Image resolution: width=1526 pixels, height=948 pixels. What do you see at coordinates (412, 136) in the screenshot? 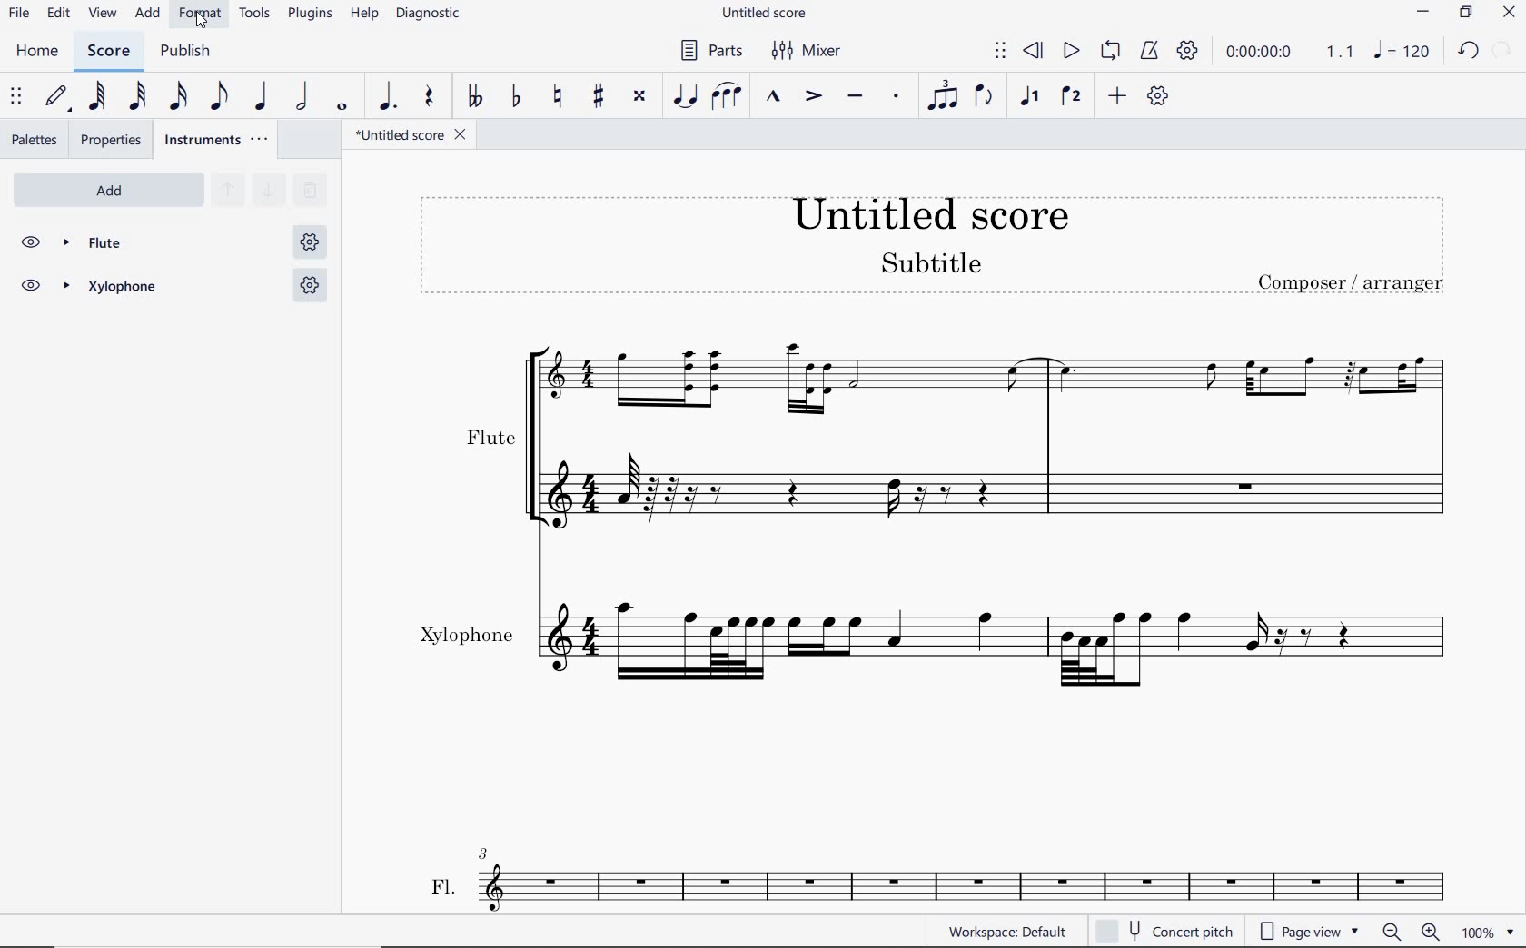
I see `FILE NAME` at bounding box center [412, 136].